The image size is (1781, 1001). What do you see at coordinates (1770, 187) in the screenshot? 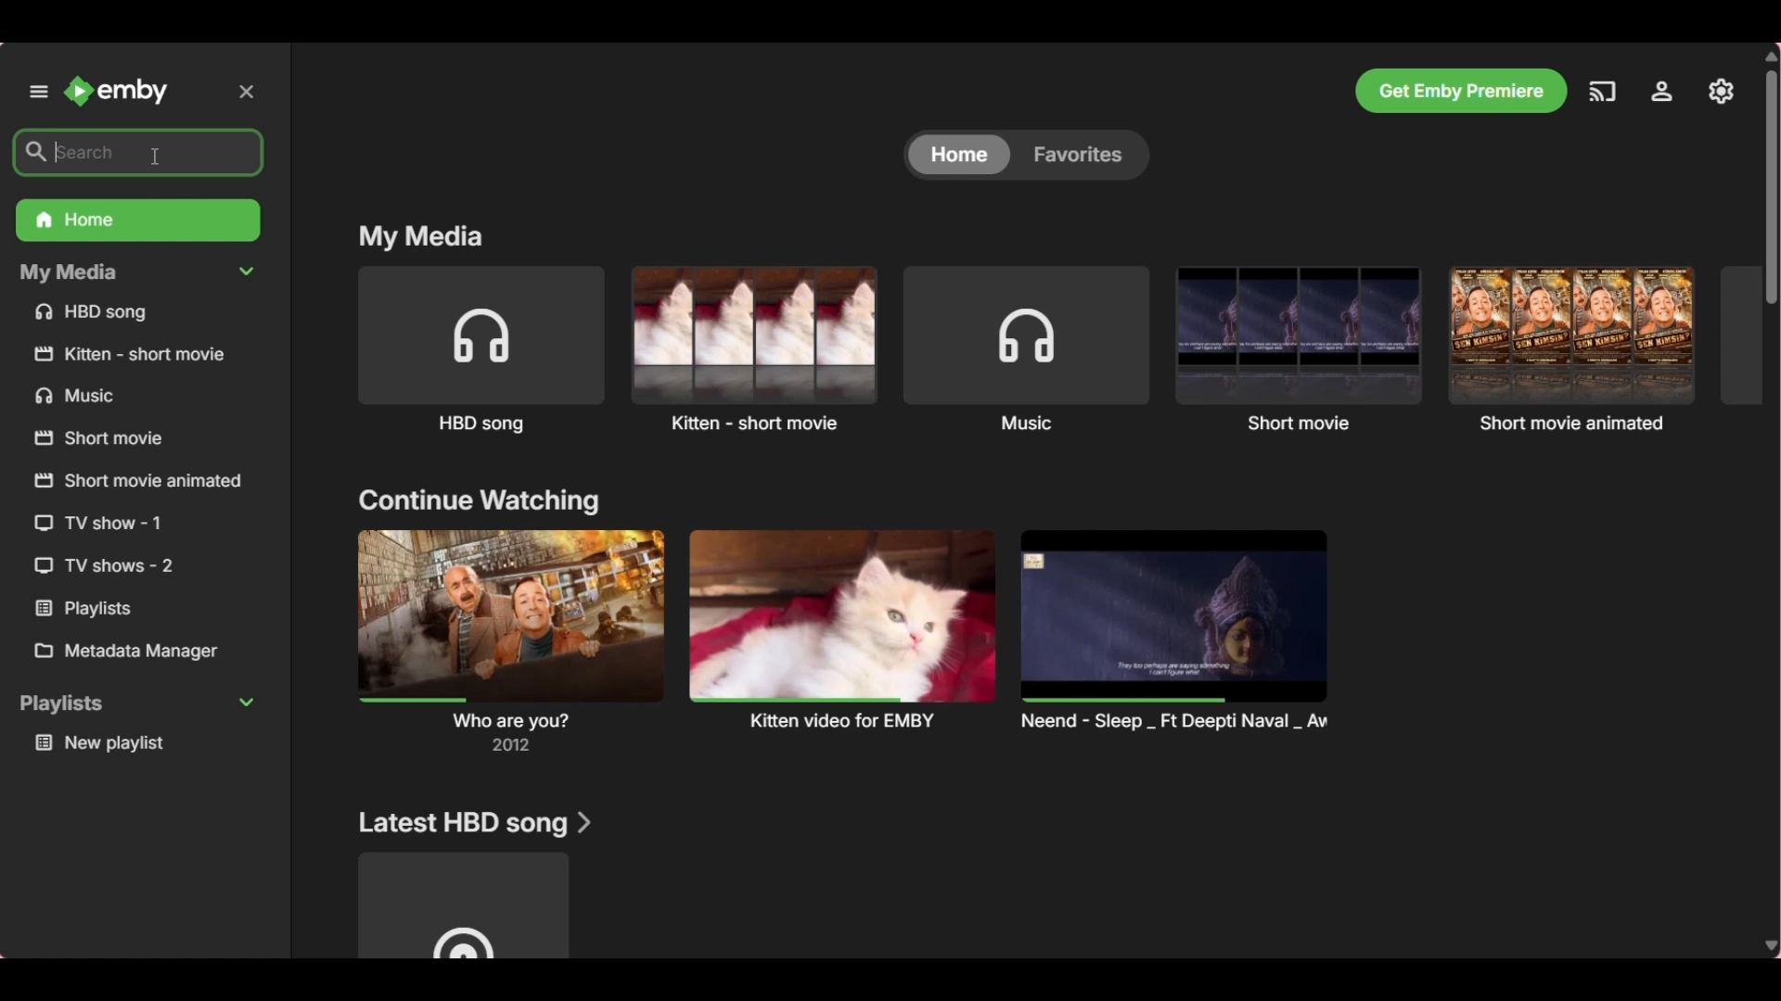
I see `scroll bar` at bounding box center [1770, 187].